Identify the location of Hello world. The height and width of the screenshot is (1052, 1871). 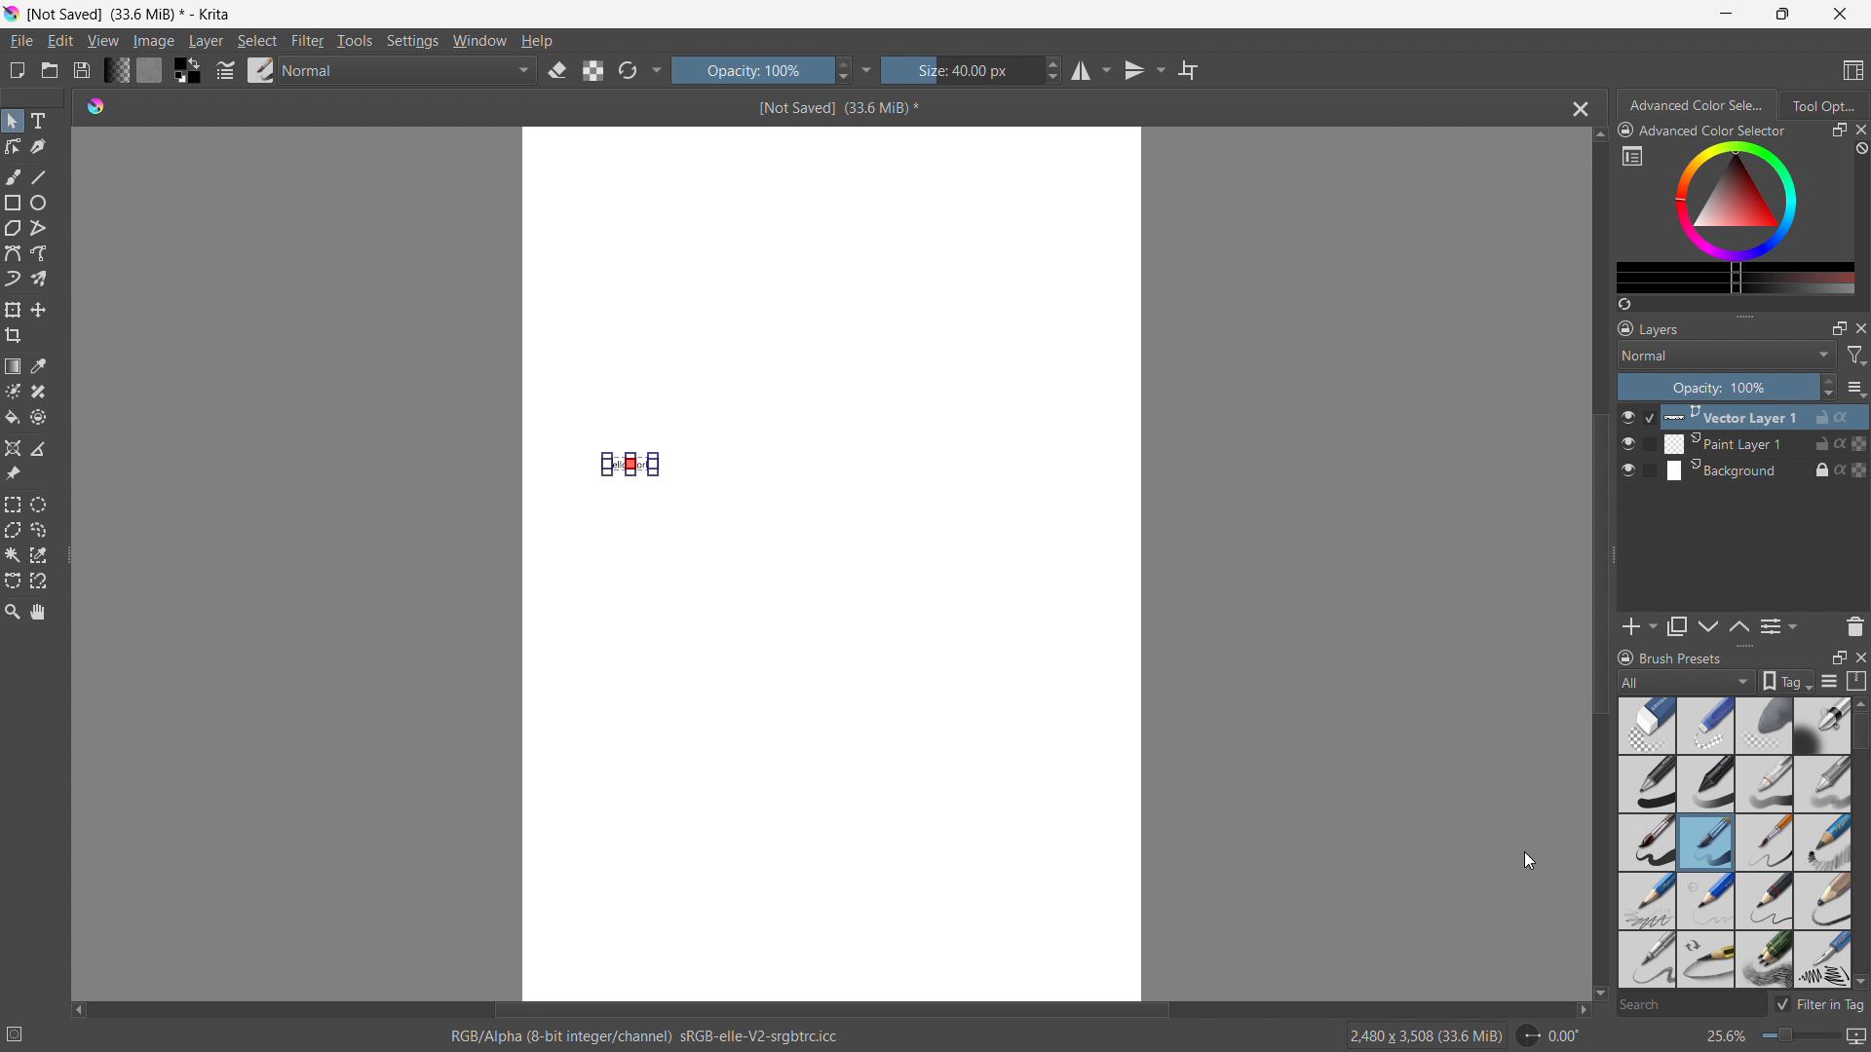
(634, 466).